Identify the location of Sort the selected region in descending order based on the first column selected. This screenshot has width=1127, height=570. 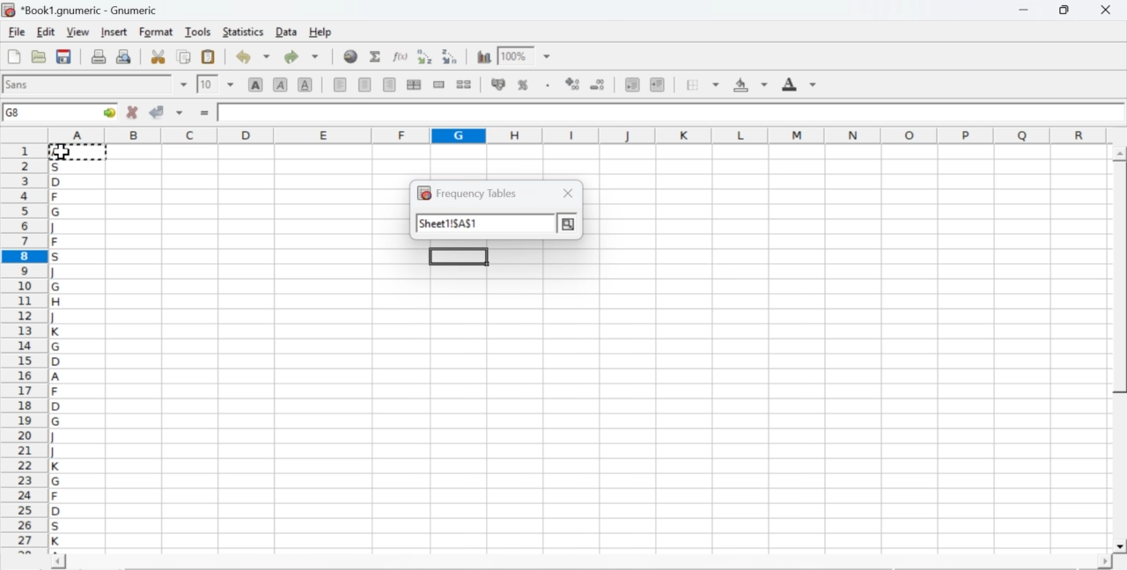
(451, 55).